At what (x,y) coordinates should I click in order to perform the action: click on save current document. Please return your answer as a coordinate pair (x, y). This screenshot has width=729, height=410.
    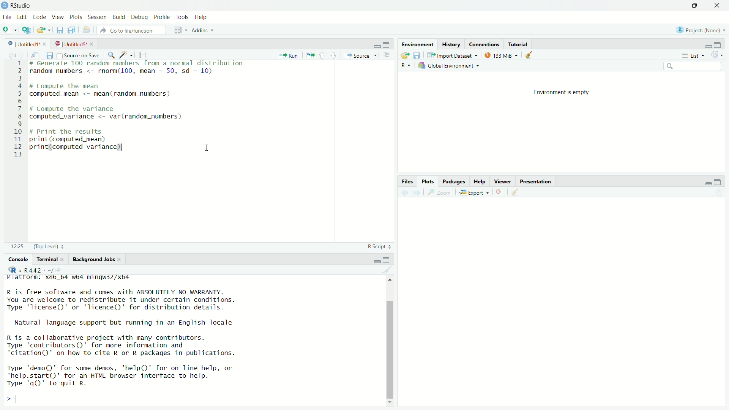
    Looking at the image, I should click on (49, 55).